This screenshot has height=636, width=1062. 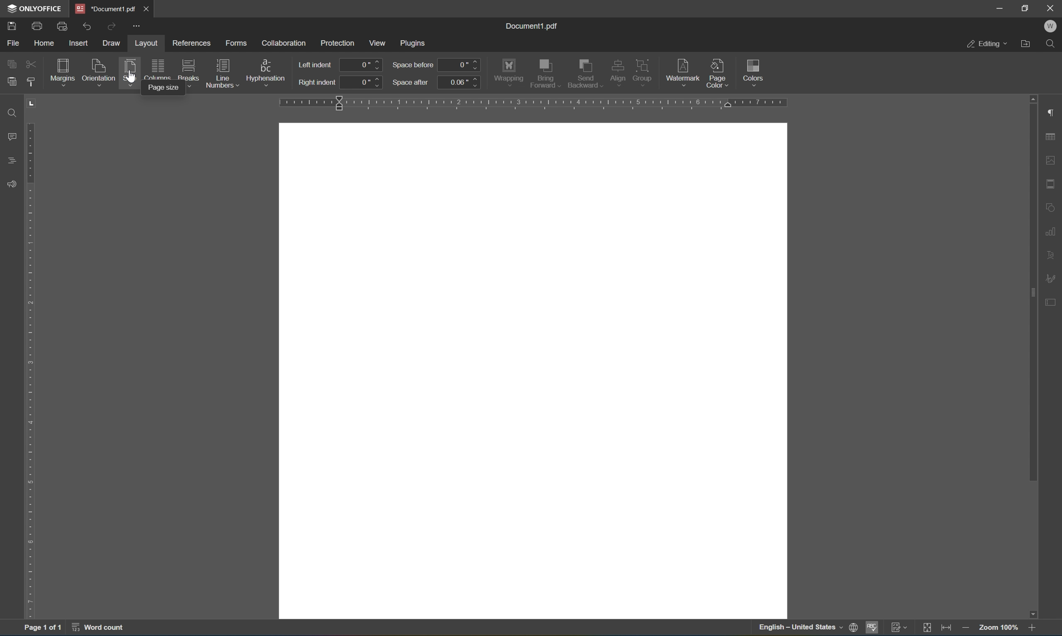 What do you see at coordinates (44, 629) in the screenshot?
I see `page 1 of 1` at bounding box center [44, 629].